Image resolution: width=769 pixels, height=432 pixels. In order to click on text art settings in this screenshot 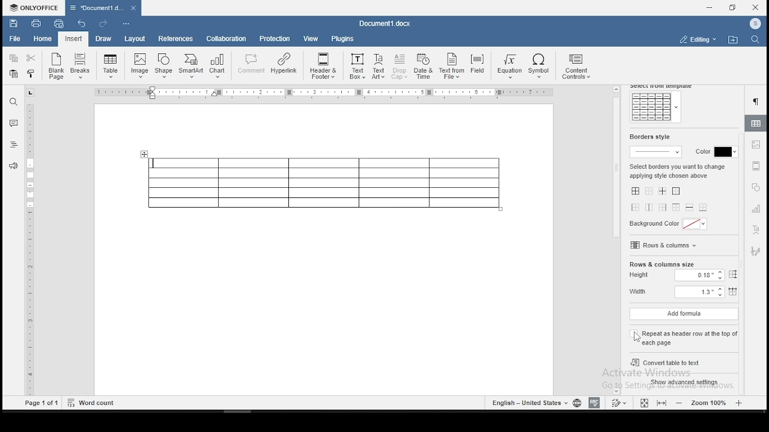, I will do `click(756, 231)`.